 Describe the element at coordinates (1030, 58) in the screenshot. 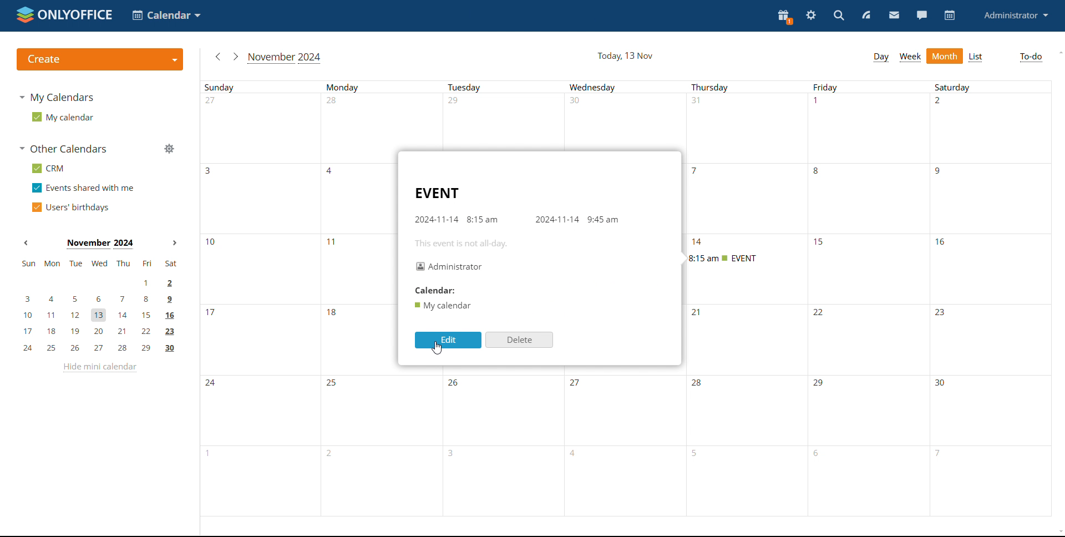

I see `to-do` at that location.